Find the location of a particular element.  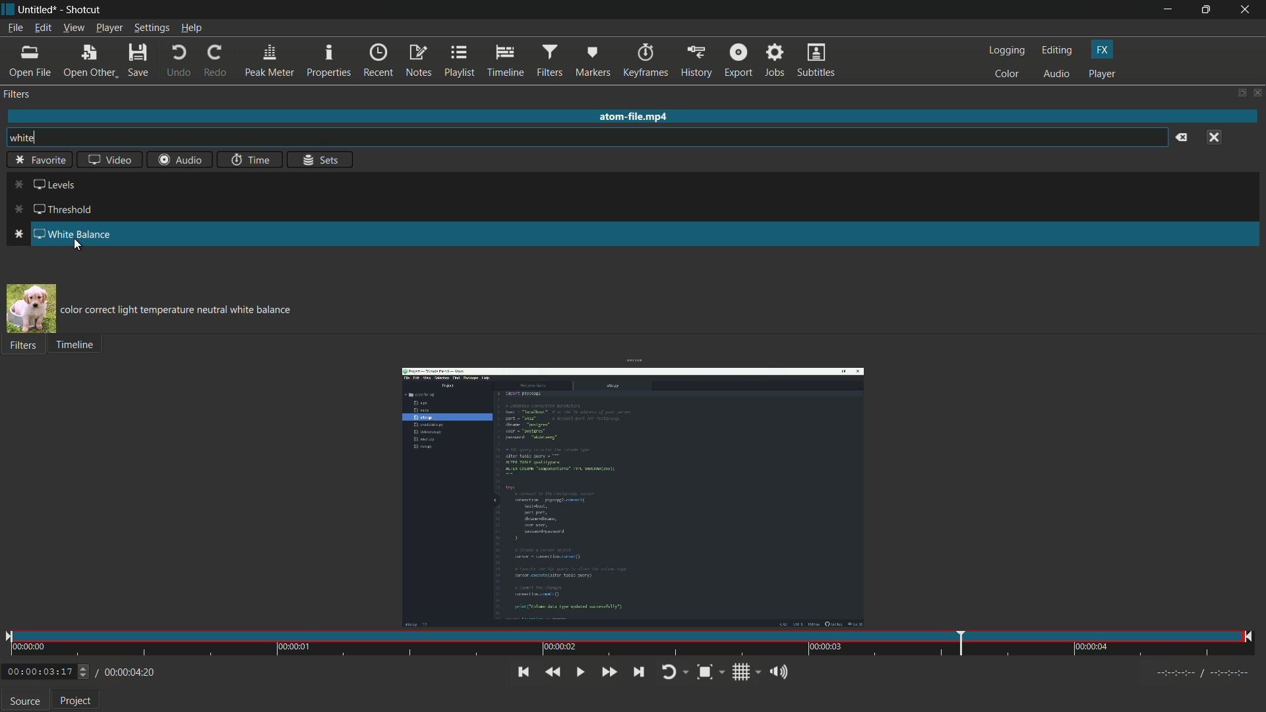

video is located at coordinates (110, 160).